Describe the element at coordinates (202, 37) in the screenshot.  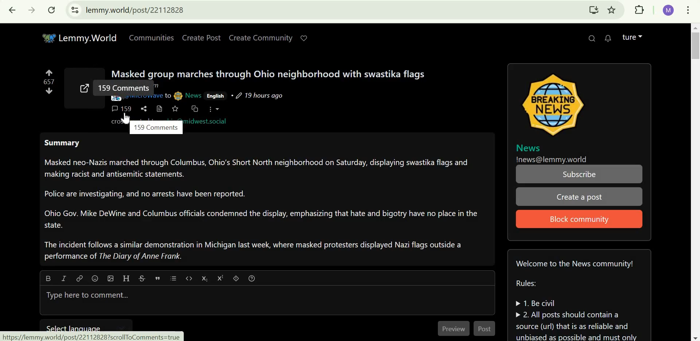
I see `Create Post` at that location.